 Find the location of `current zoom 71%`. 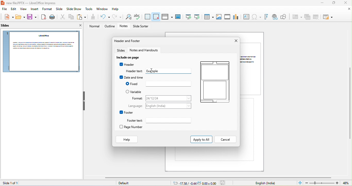

current zoom 71% is located at coordinates (347, 183).